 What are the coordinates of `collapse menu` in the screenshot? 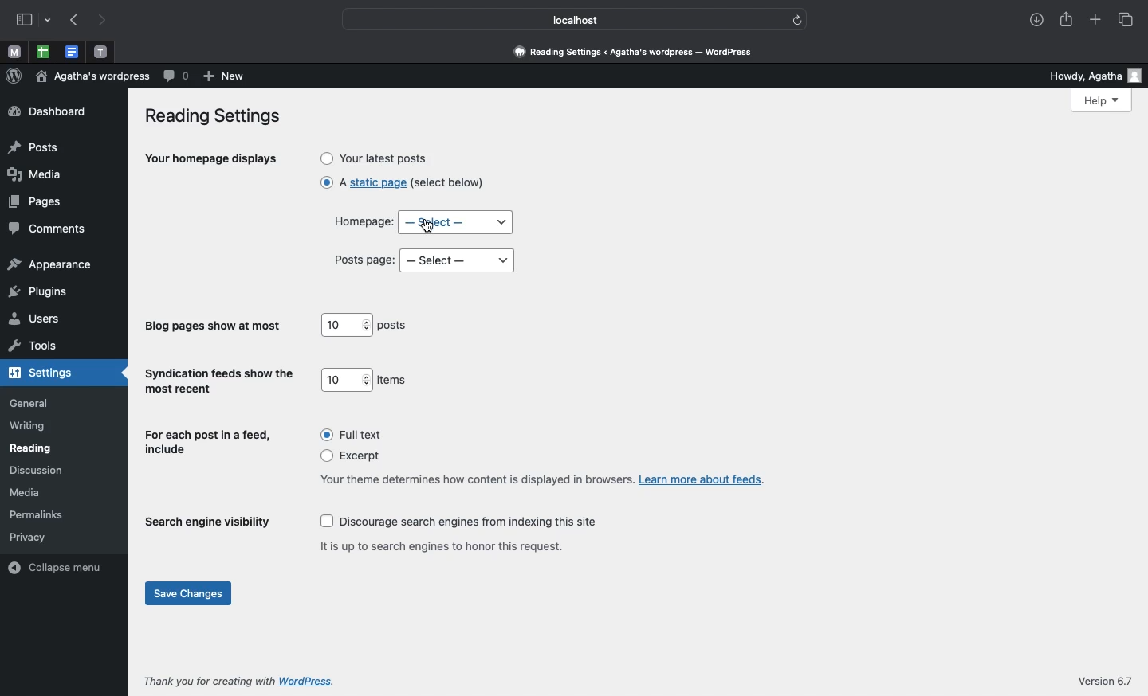 It's located at (59, 566).